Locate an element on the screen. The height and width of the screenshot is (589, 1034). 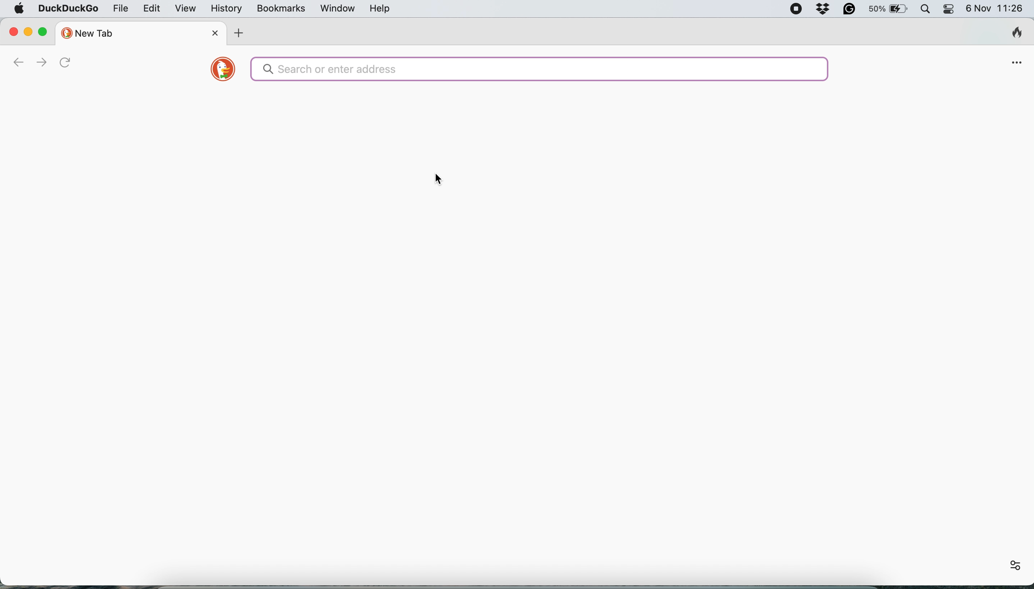
file is located at coordinates (120, 9).